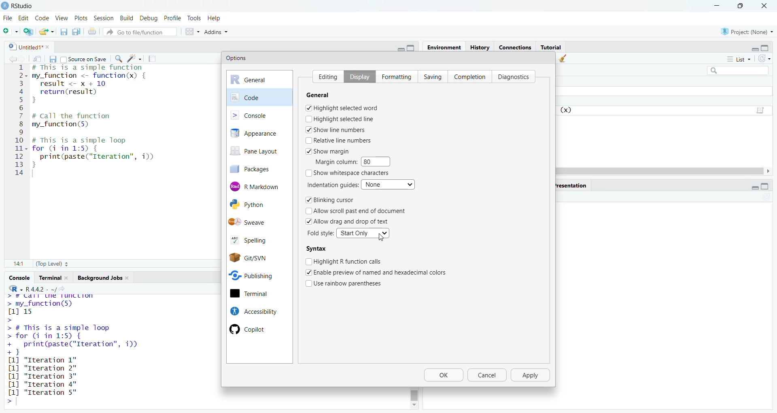 This screenshot has height=413, width=777. What do you see at coordinates (62, 18) in the screenshot?
I see `view` at bounding box center [62, 18].